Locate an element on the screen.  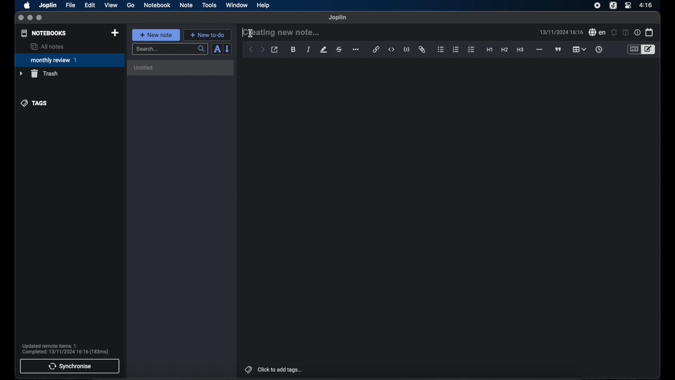
monthly review is located at coordinates (70, 59).